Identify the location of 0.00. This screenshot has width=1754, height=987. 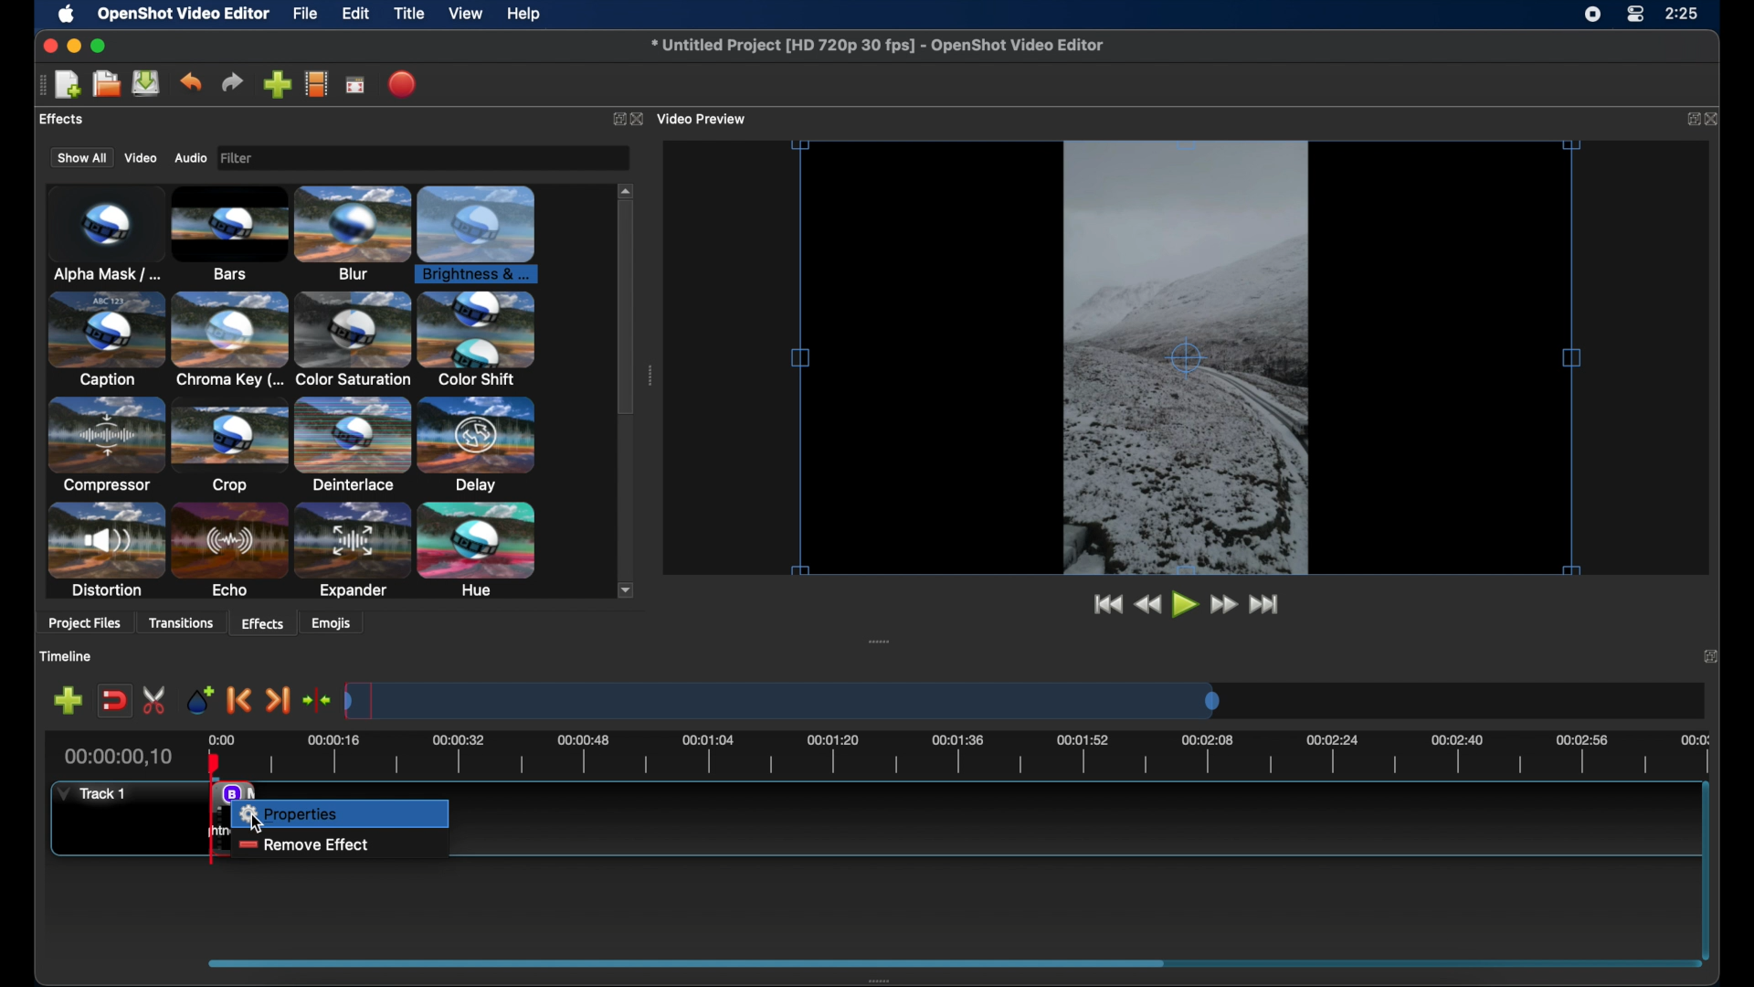
(223, 737).